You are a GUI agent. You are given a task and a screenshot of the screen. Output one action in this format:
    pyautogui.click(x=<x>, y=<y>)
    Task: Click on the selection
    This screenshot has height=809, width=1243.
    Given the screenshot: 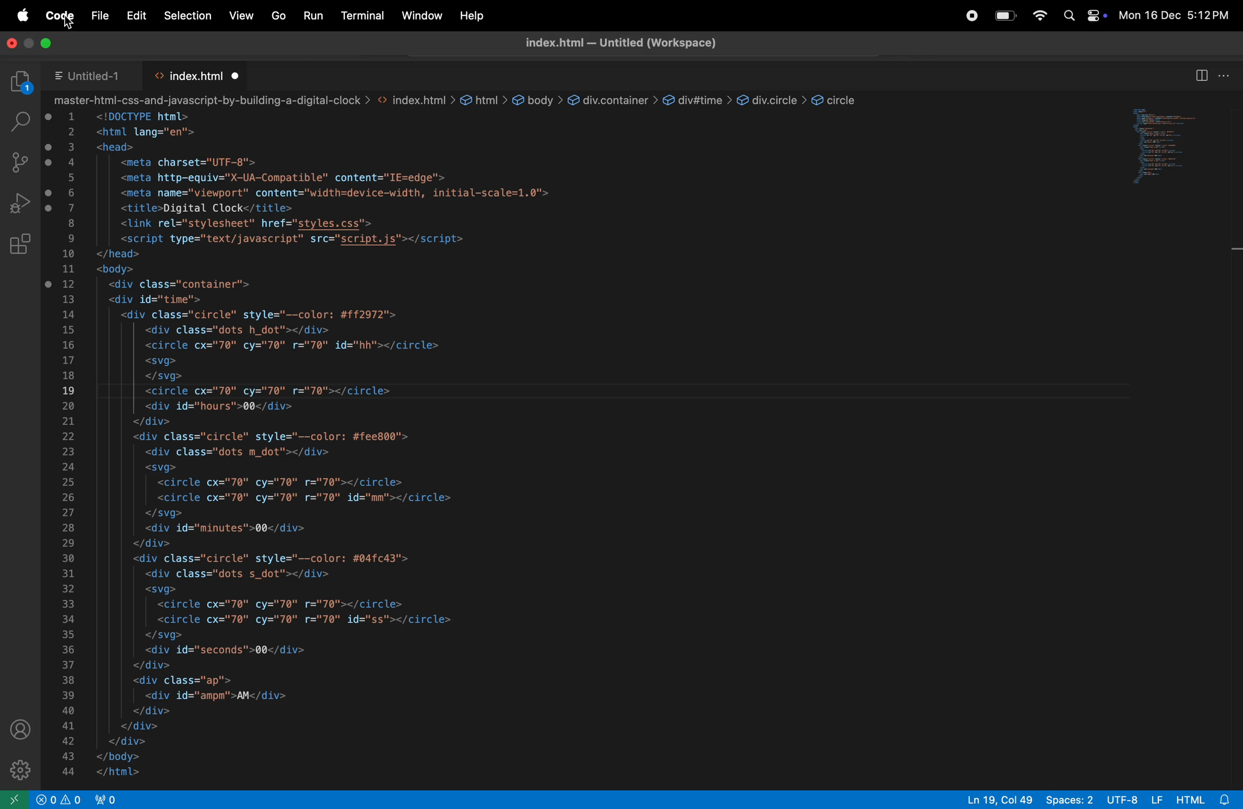 What is the action you would take?
    pyautogui.click(x=189, y=17)
    